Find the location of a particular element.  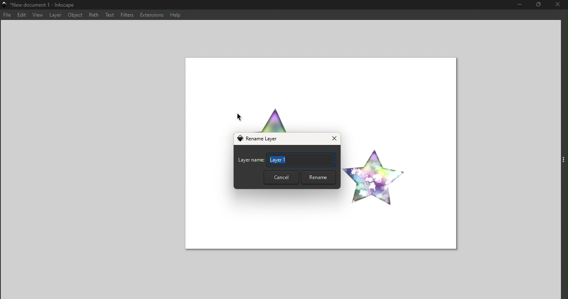

Toggle command layer is located at coordinates (563, 158).